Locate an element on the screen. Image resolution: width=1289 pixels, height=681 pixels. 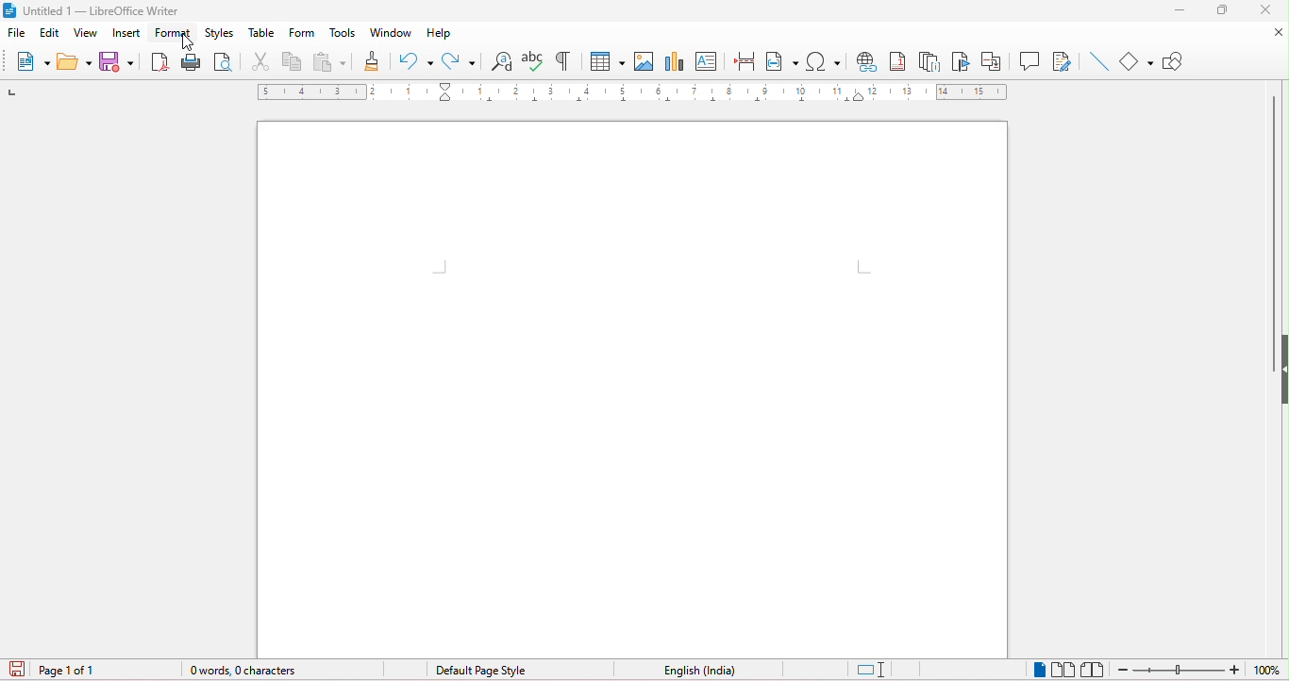
find and replace is located at coordinates (502, 59).